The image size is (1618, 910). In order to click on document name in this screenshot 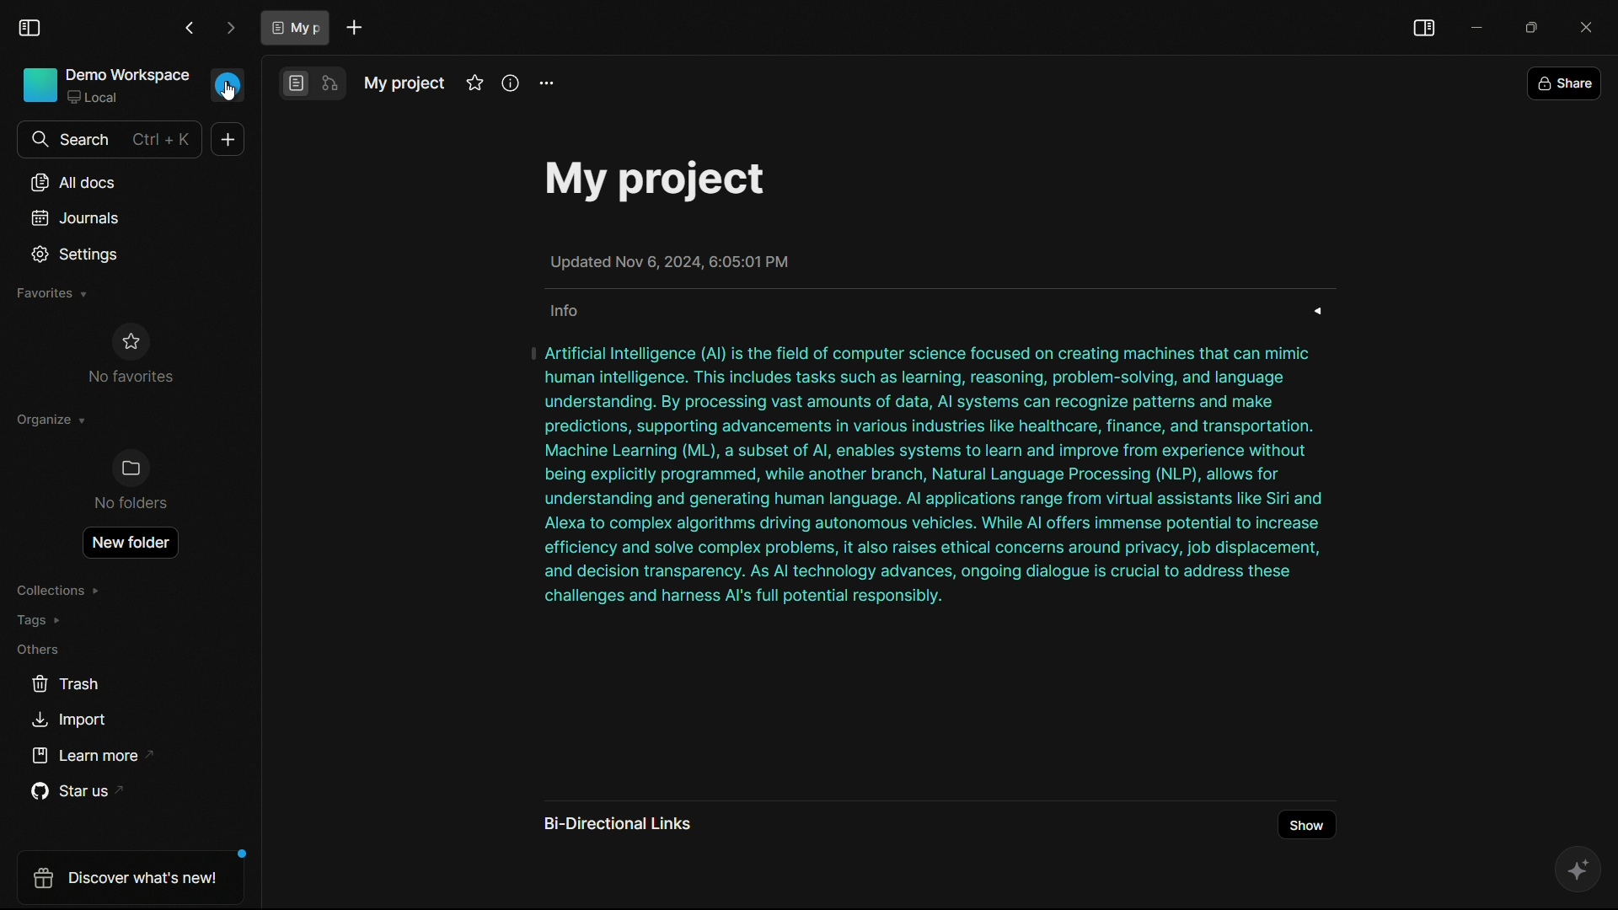, I will do `click(405, 84)`.